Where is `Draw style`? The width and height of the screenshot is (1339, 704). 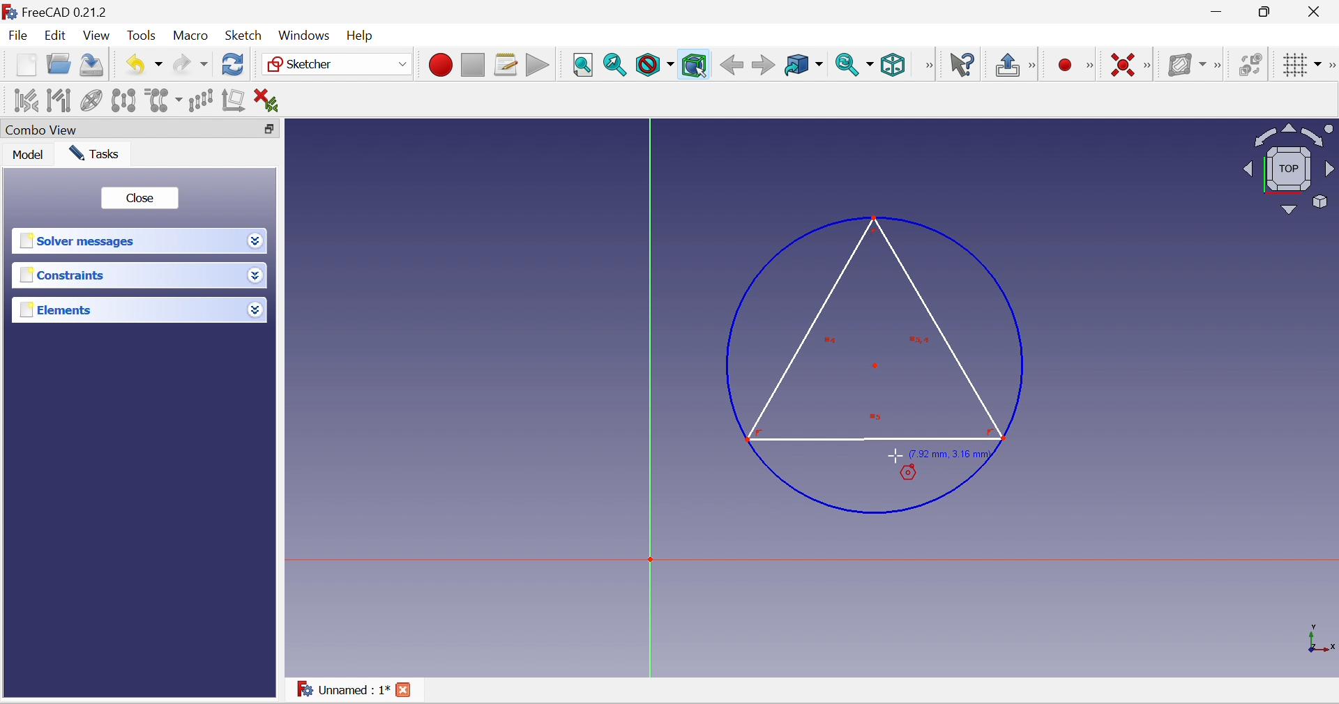 Draw style is located at coordinates (653, 66).